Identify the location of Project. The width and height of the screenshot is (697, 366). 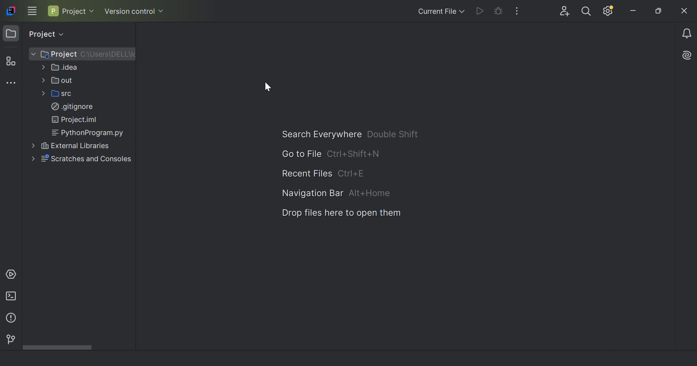
(45, 33).